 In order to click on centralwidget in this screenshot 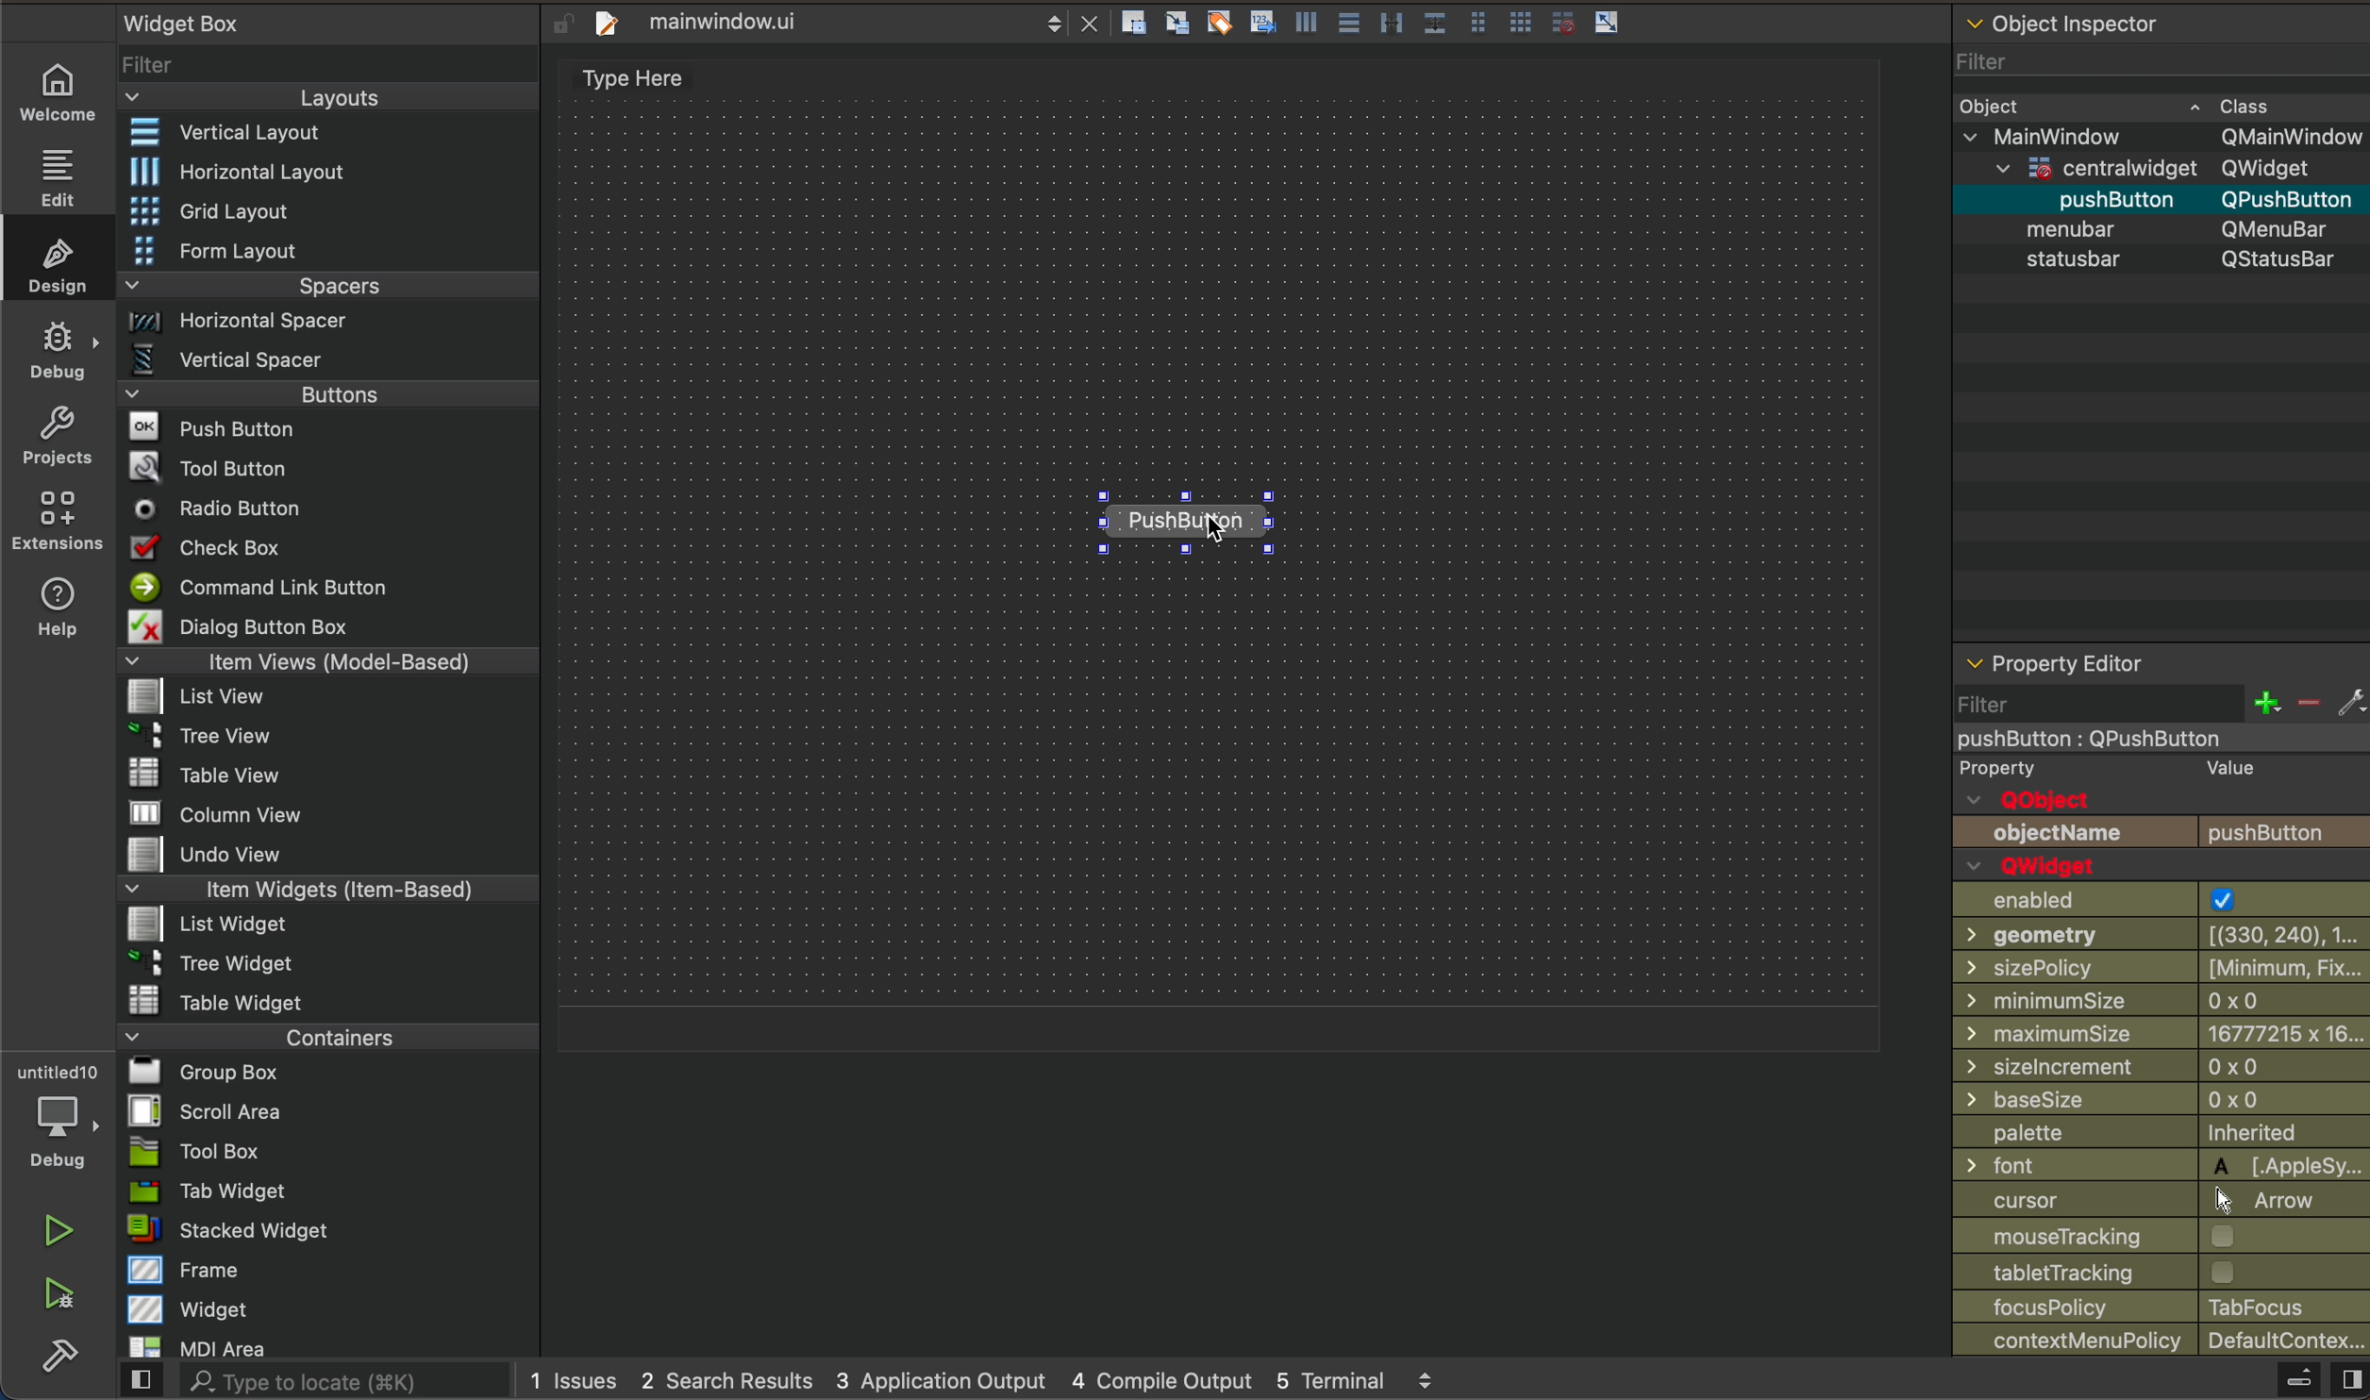, I will do `click(2155, 169)`.